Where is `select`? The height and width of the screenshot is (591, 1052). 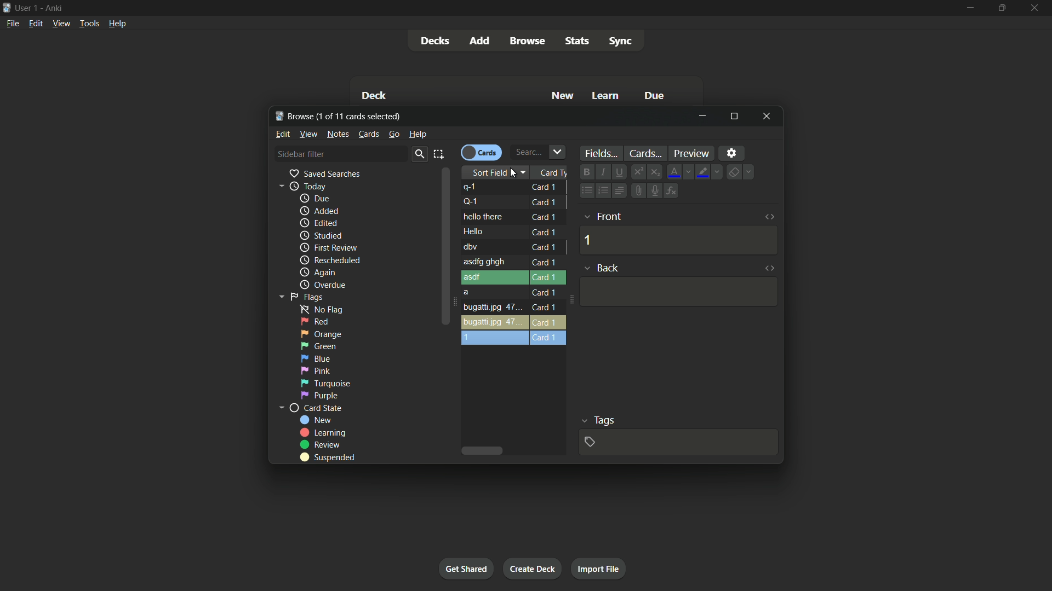
select is located at coordinates (441, 153).